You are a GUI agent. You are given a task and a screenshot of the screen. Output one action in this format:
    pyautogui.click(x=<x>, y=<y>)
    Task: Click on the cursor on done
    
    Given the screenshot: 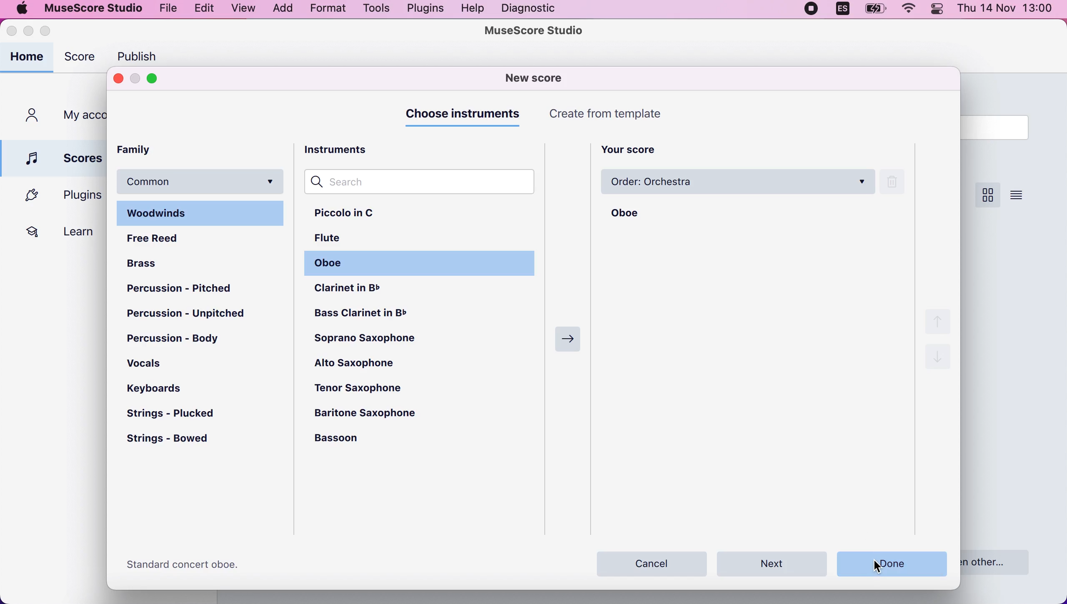 What is the action you would take?
    pyautogui.click(x=878, y=567)
    